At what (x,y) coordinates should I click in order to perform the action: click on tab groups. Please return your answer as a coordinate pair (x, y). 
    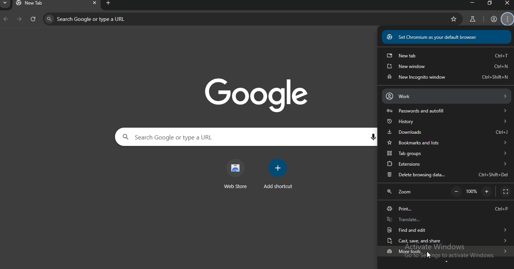
    Looking at the image, I should click on (446, 153).